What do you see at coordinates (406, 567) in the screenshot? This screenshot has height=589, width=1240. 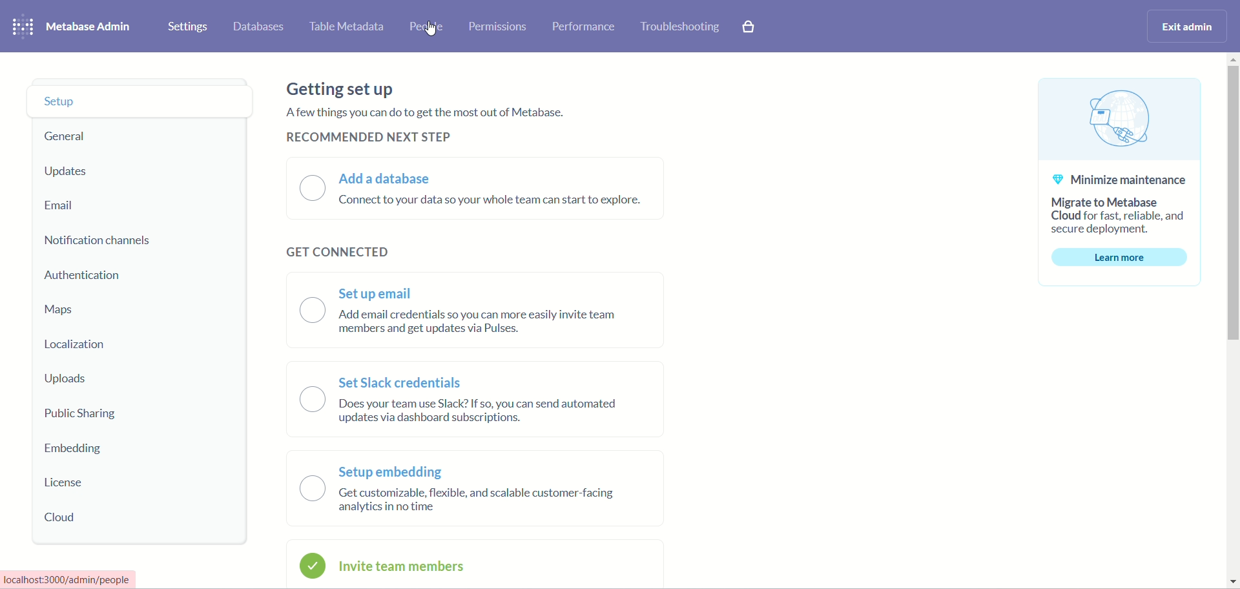 I see `invite team members` at bounding box center [406, 567].